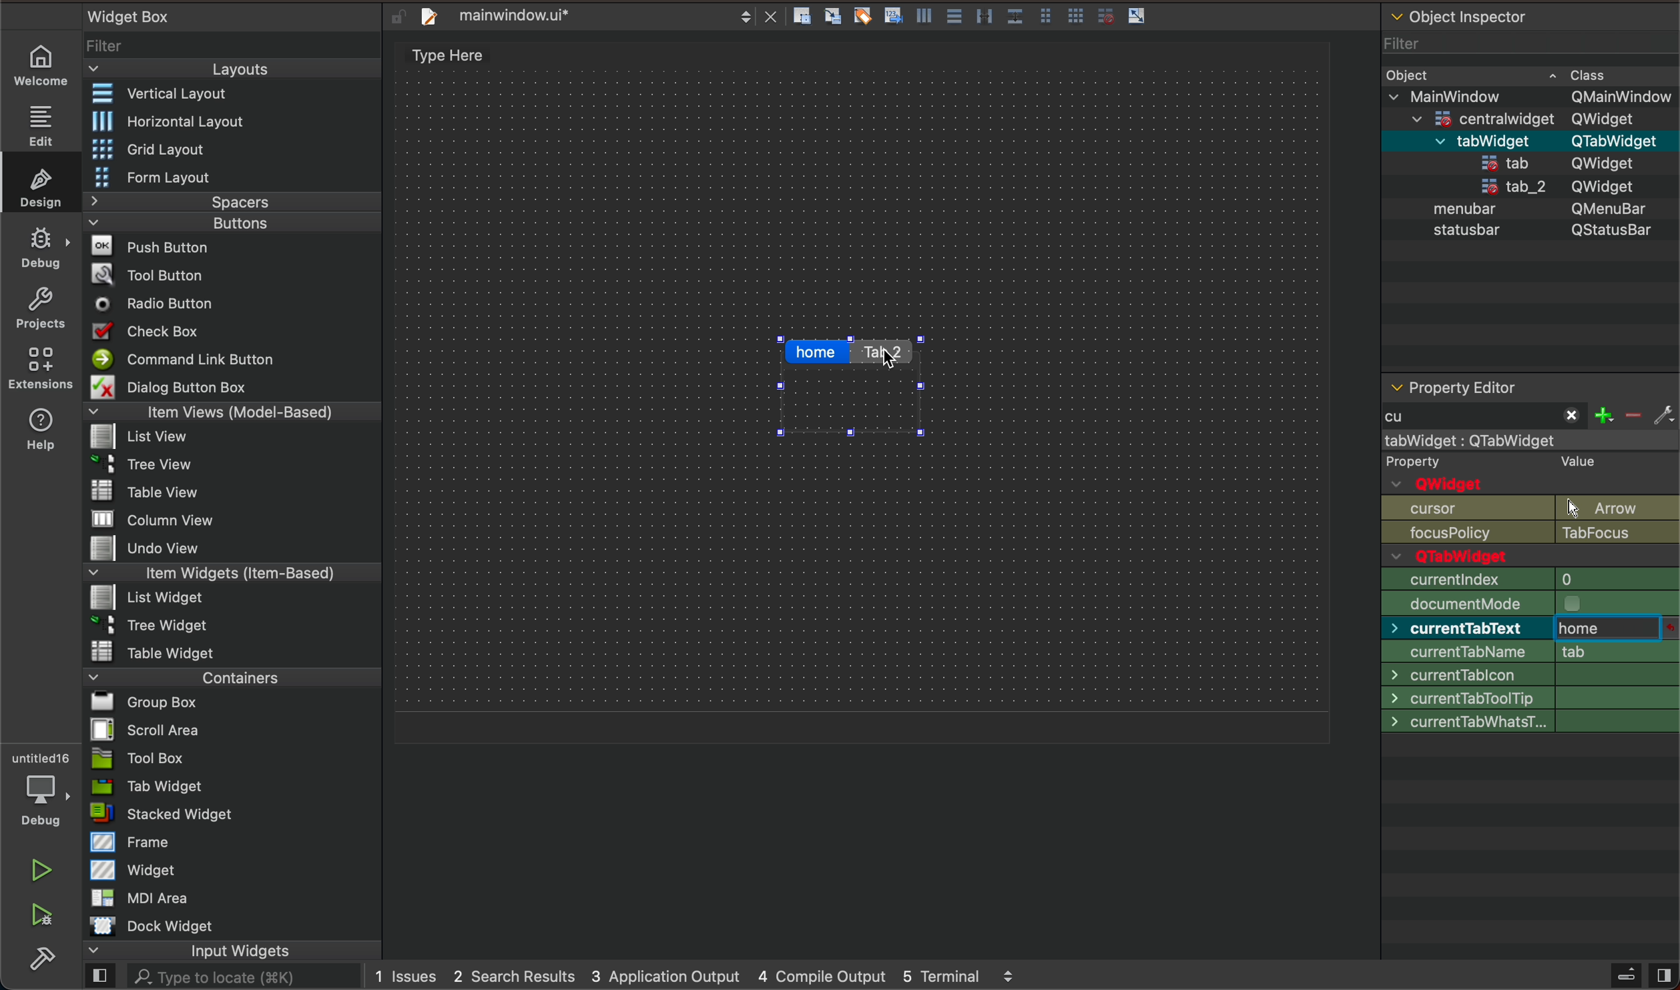 Image resolution: width=1680 pixels, height=990 pixels. Describe the element at coordinates (49, 916) in the screenshot. I see `run and debuh` at that location.